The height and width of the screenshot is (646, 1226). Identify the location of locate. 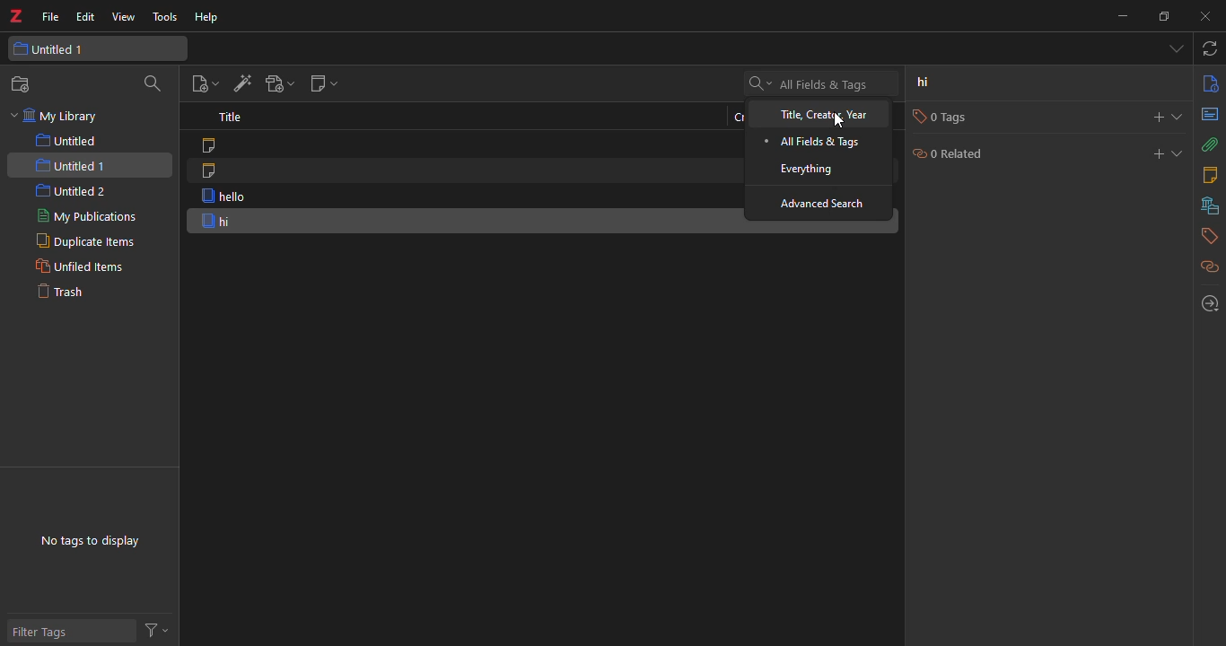
(1208, 302).